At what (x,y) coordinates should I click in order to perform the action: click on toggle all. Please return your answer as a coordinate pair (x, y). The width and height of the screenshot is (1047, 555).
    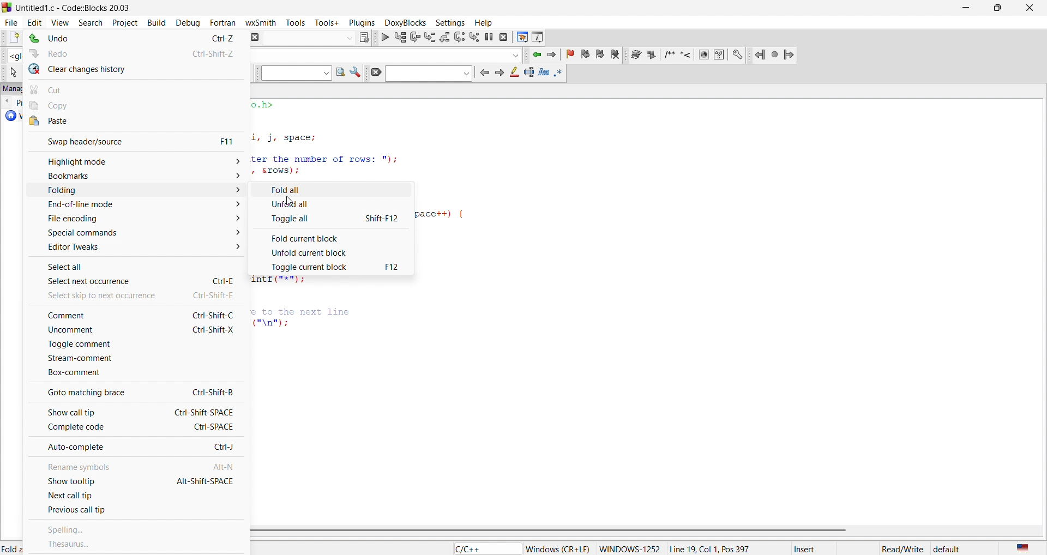
    Looking at the image, I should click on (333, 219).